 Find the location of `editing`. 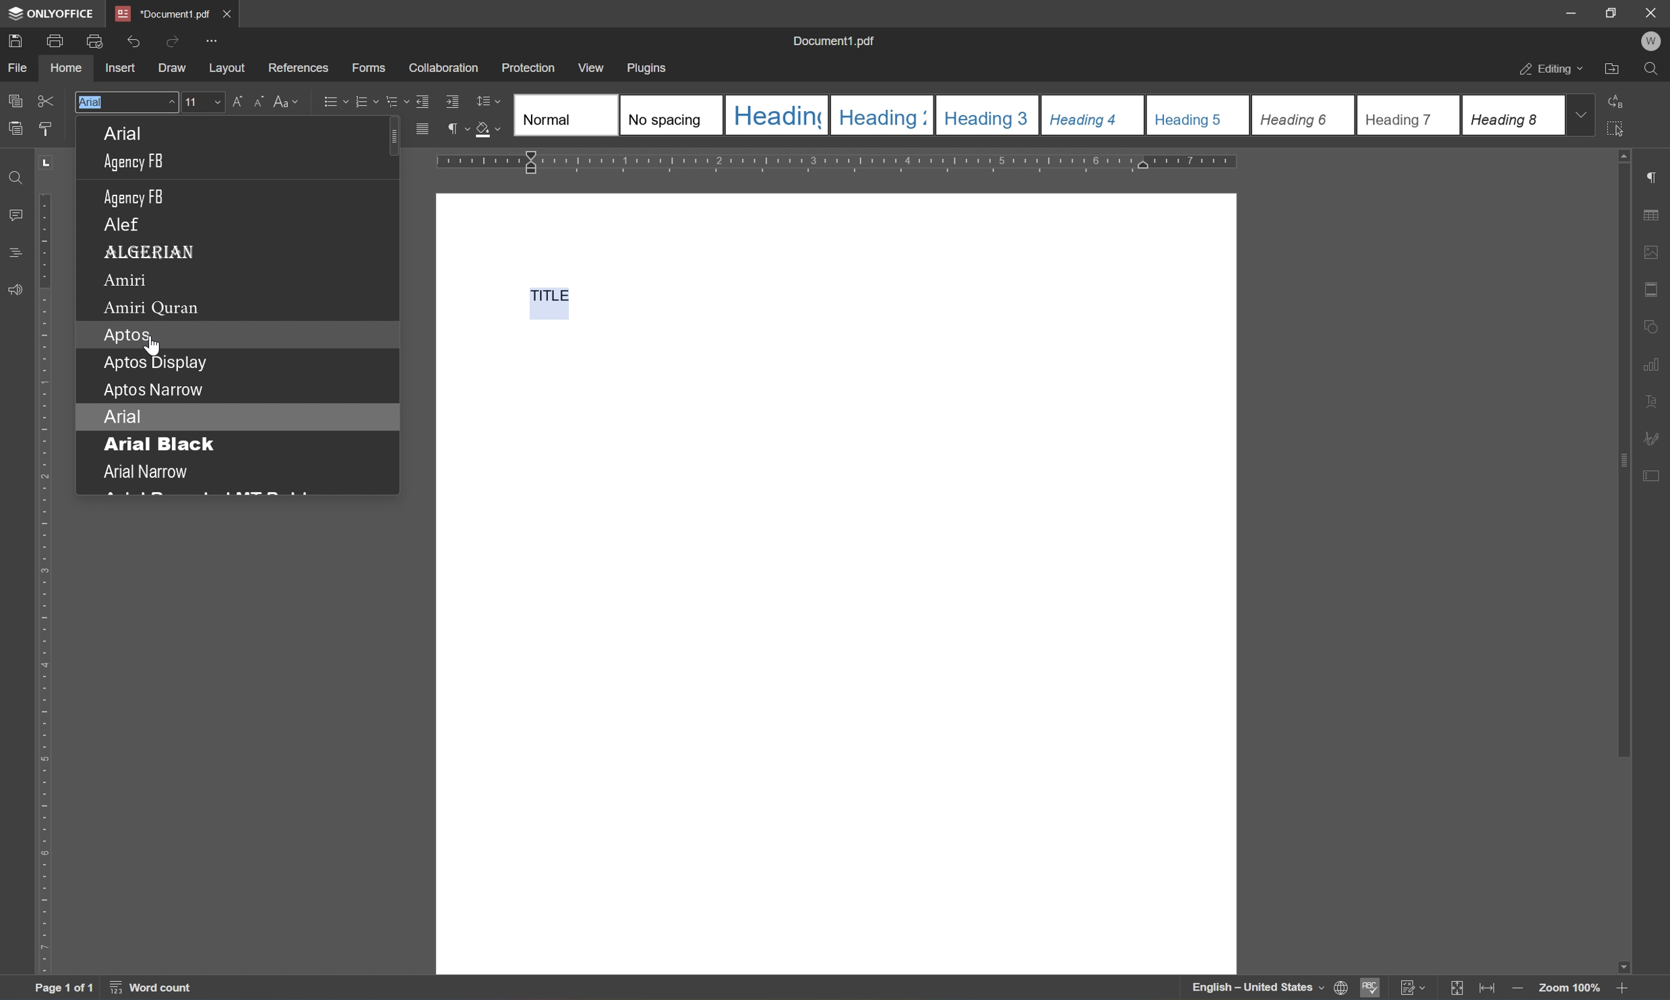

editing is located at coordinates (1549, 70).